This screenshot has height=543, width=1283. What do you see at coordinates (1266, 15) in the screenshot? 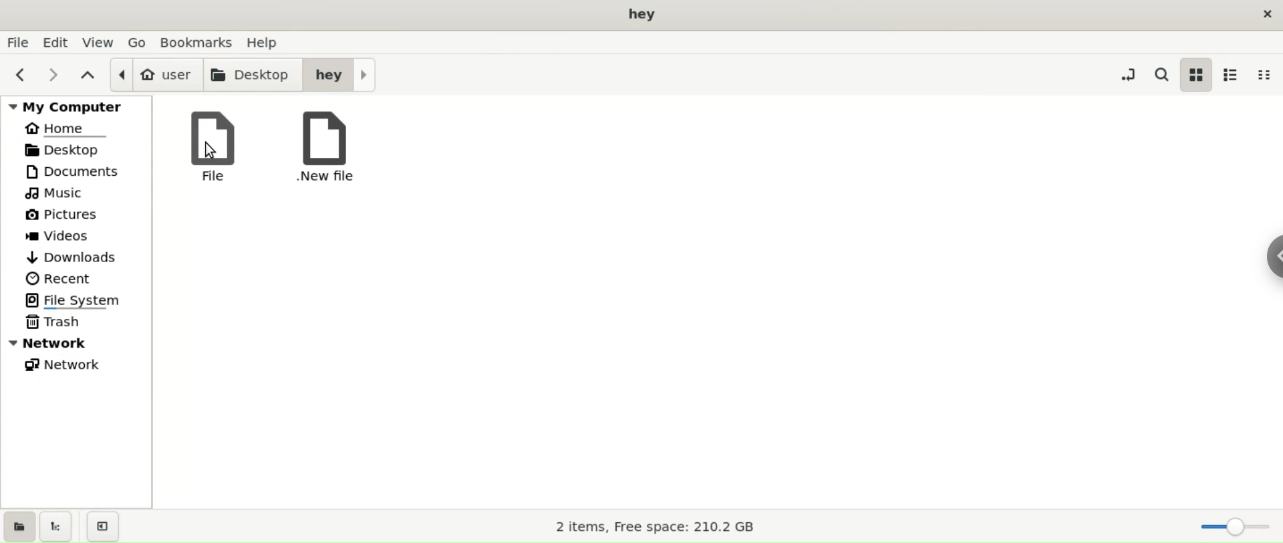
I see `close` at bounding box center [1266, 15].